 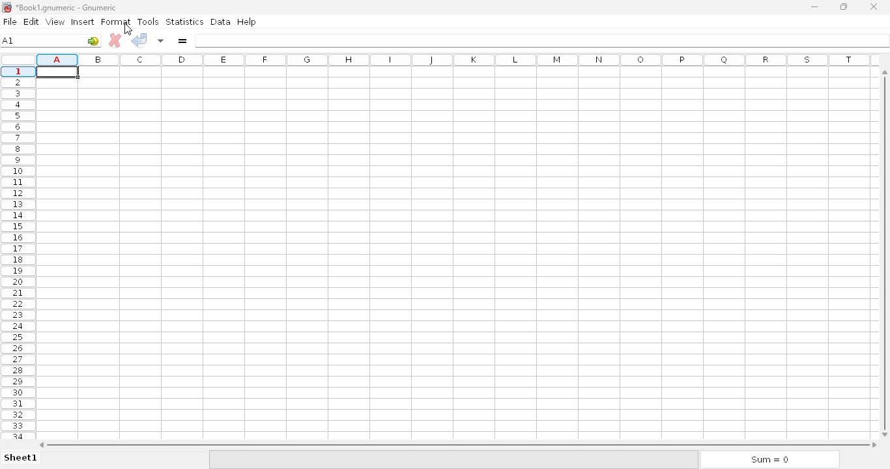 I want to click on insert, so click(x=82, y=21).